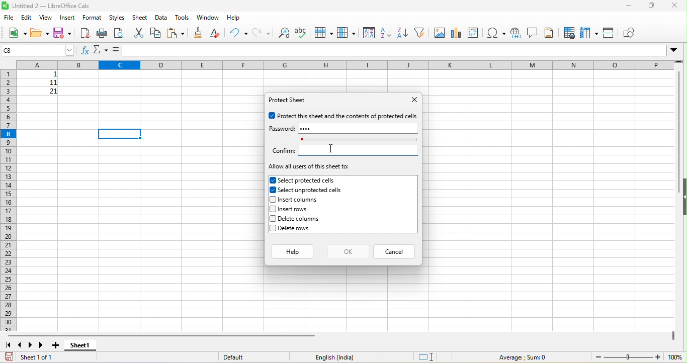 Image resolution: width=687 pixels, height=363 pixels. What do you see at coordinates (533, 32) in the screenshot?
I see `comments` at bounding box center [533, 32].